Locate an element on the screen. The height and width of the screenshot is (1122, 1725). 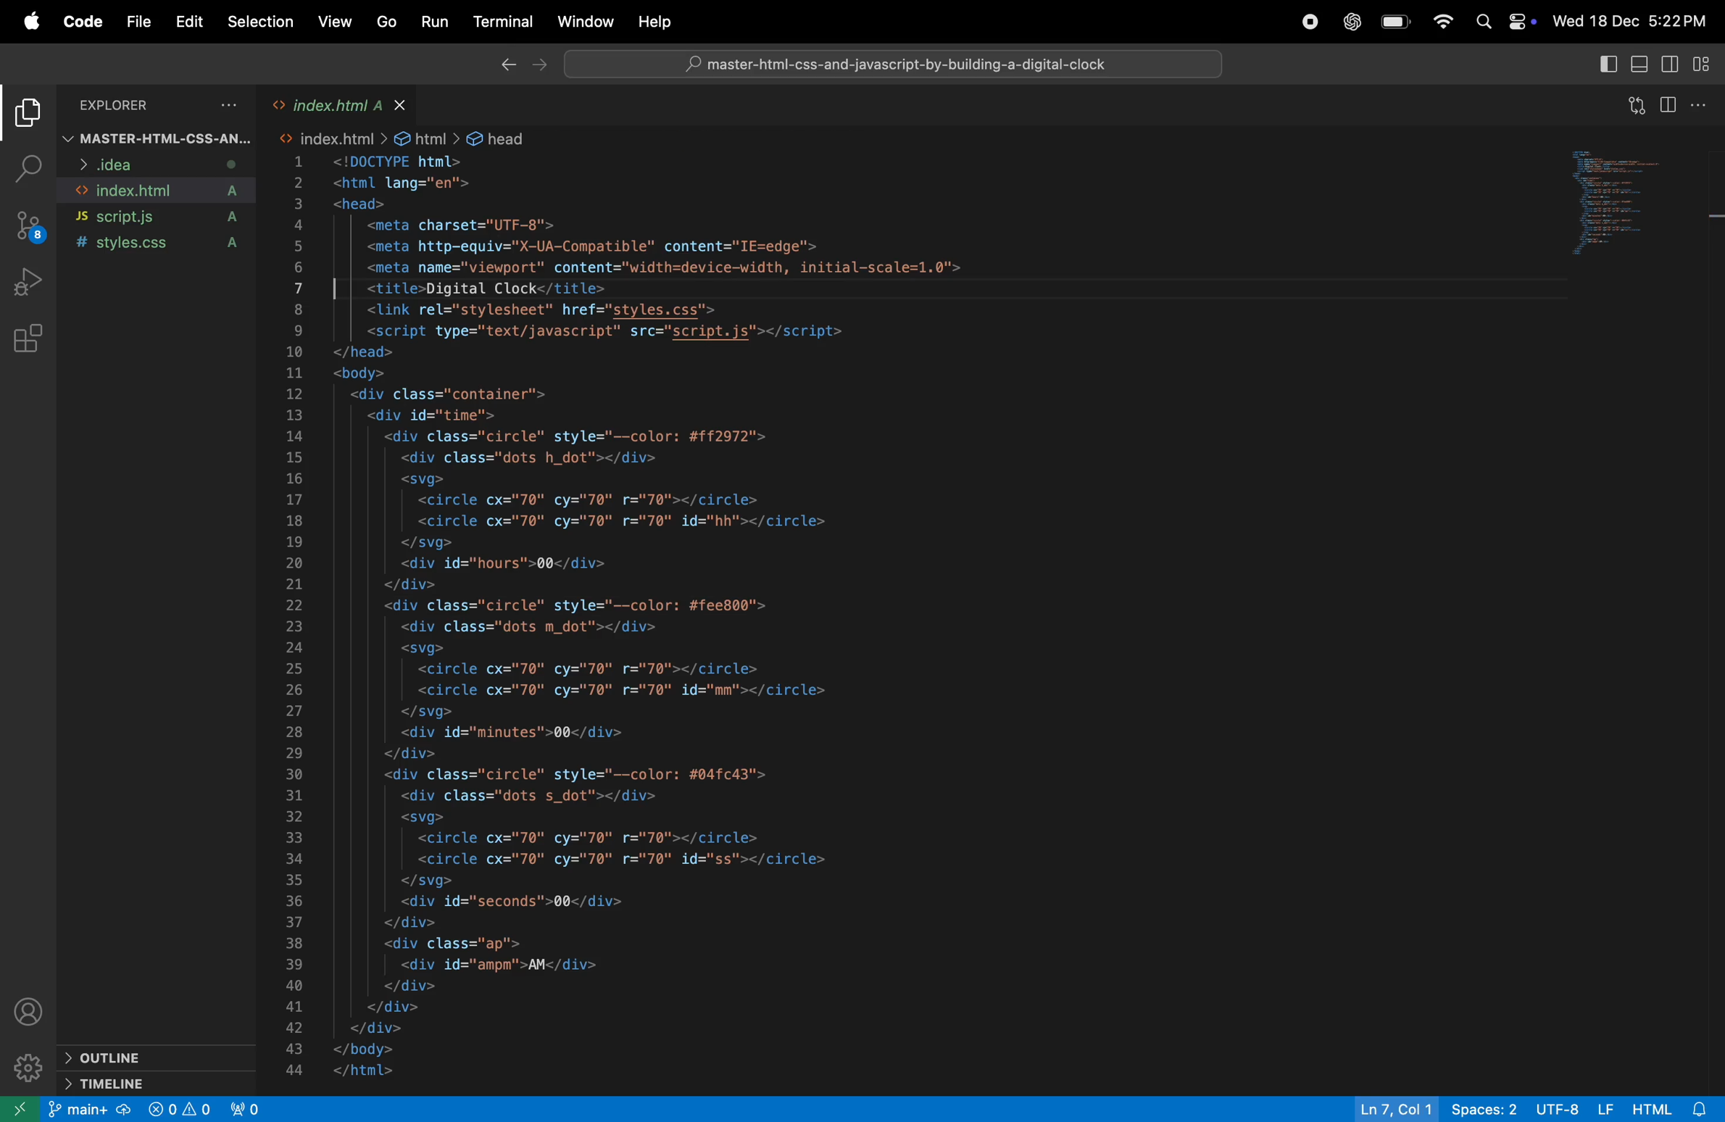
view port is located at coordinates (247, 1108).